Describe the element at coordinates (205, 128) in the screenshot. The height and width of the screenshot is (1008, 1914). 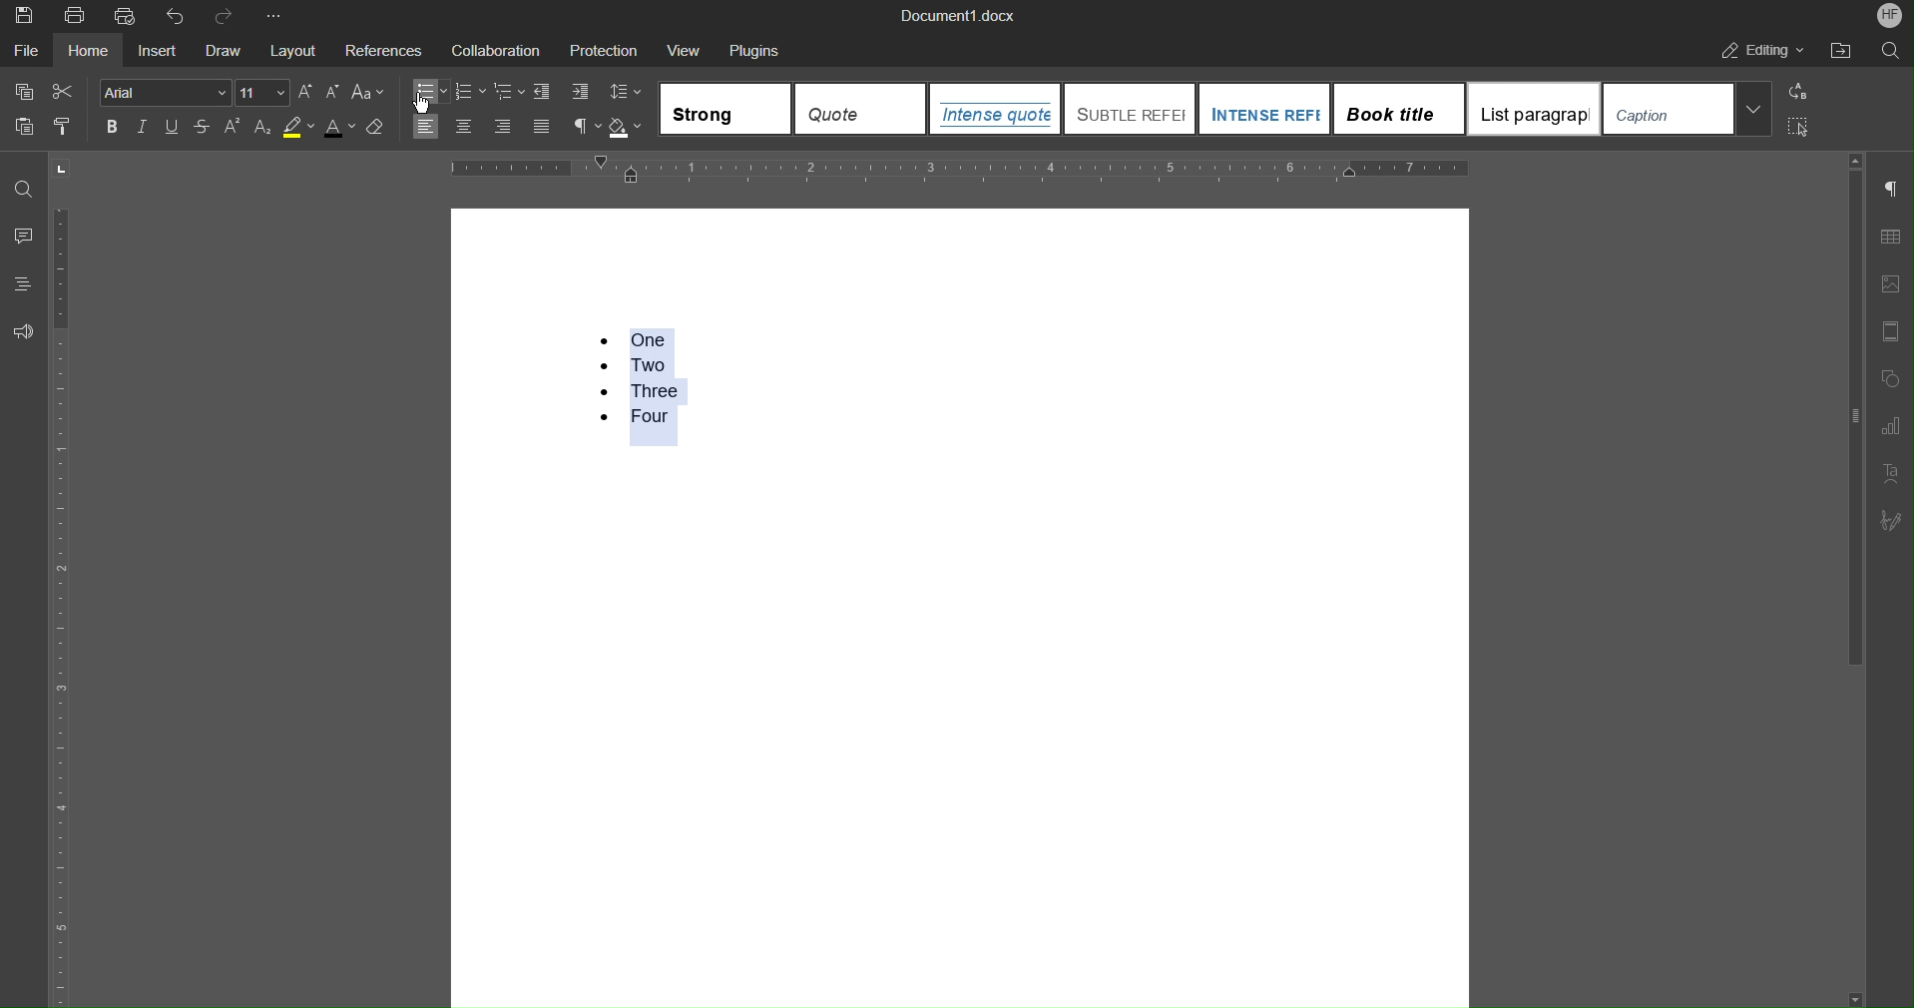
I see `Strikethrough` at that location.